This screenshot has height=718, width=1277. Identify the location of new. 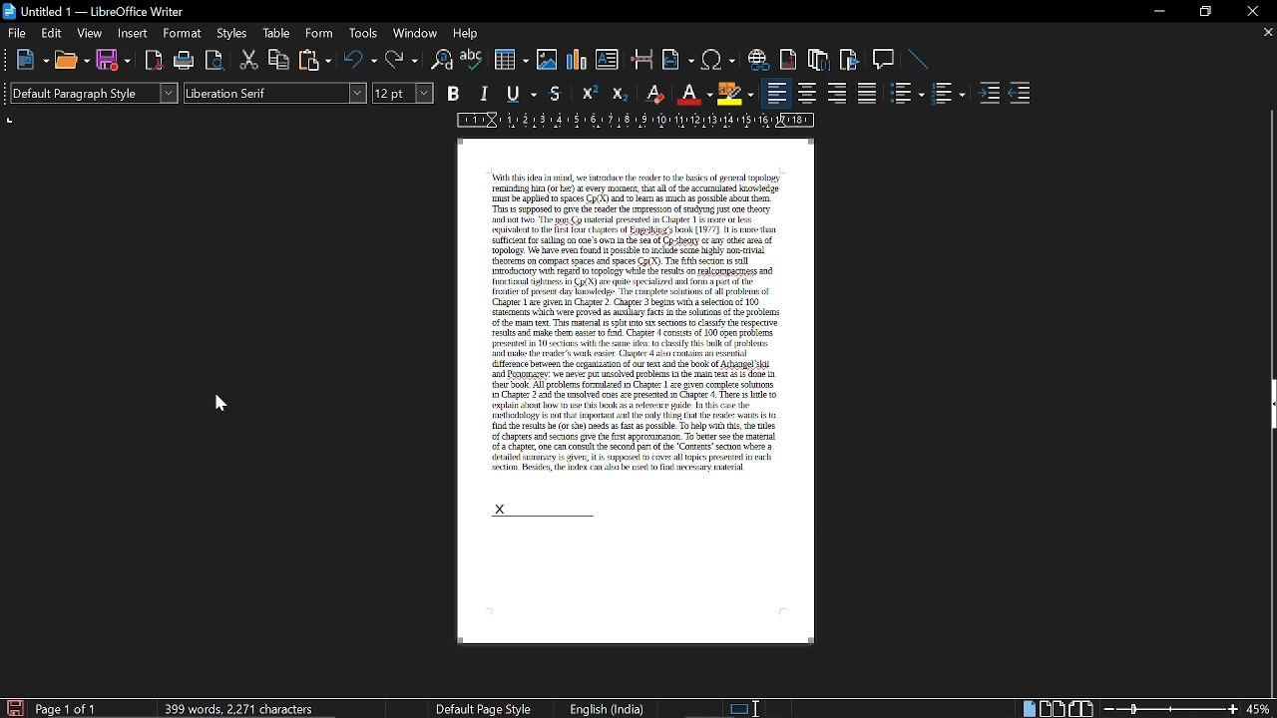
(24, 59).